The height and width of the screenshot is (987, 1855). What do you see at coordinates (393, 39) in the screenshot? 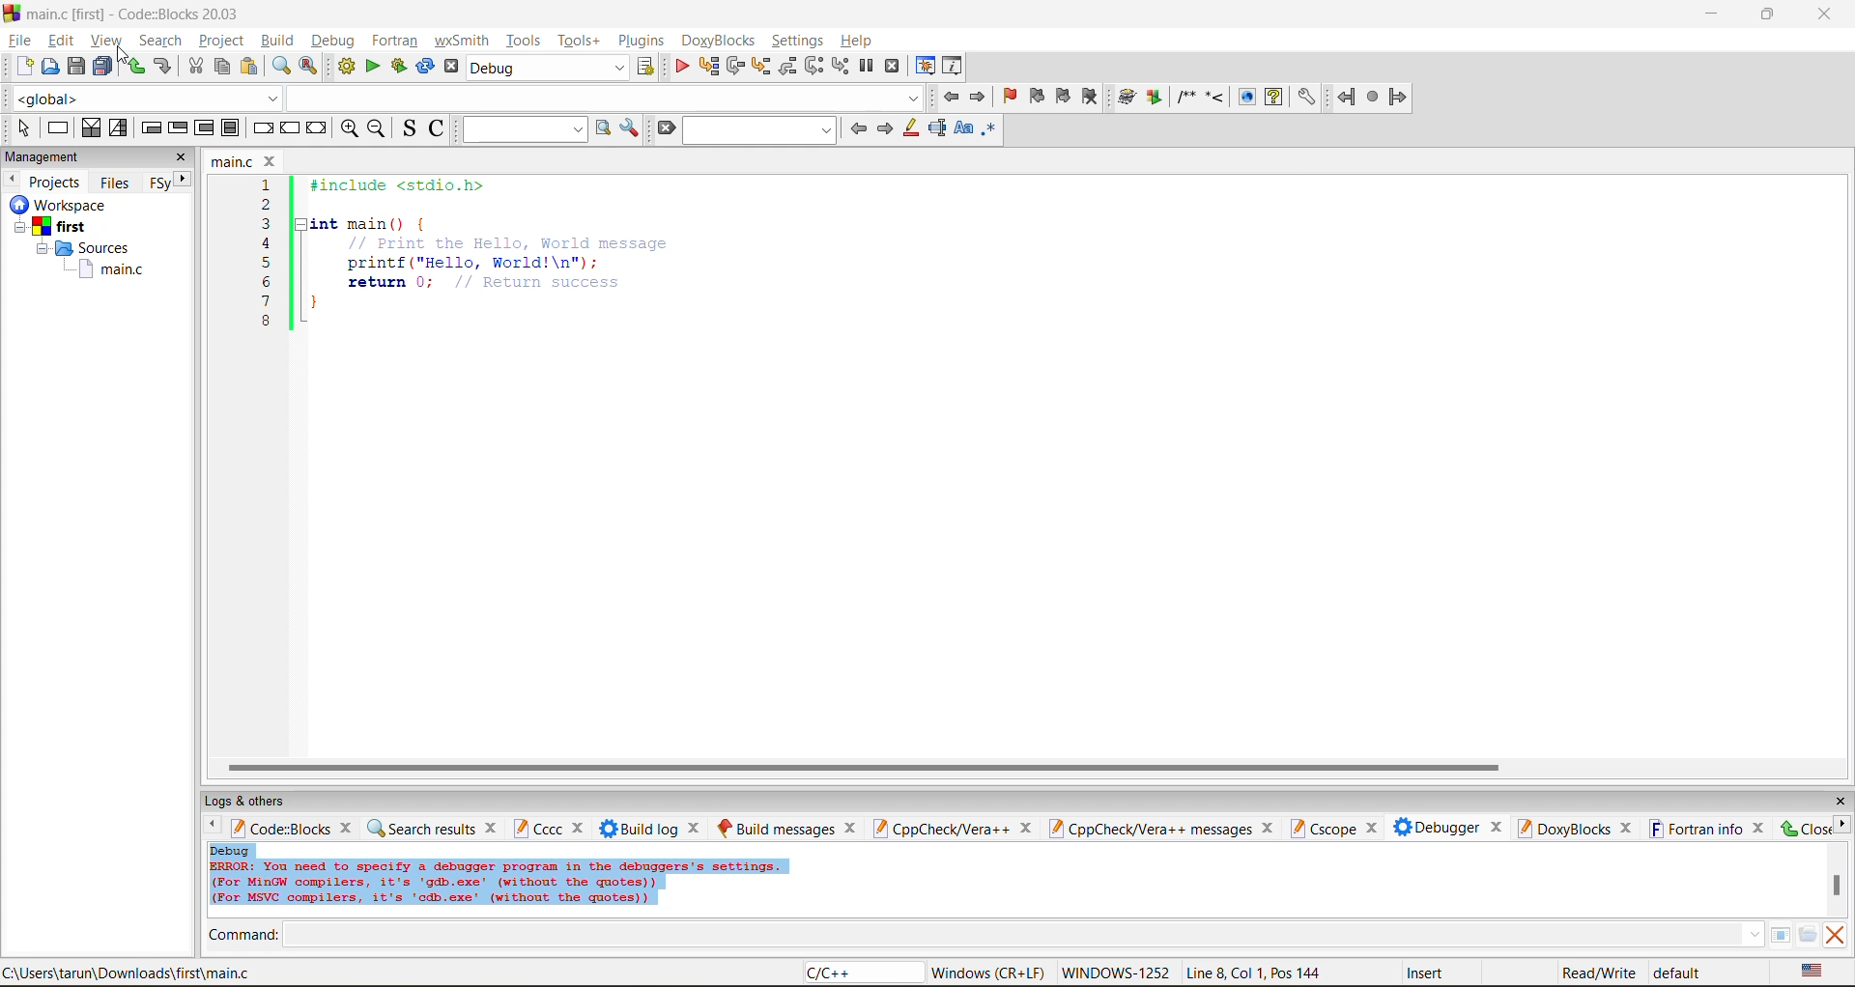
I see `fortran` at bounding box center [393, 39].